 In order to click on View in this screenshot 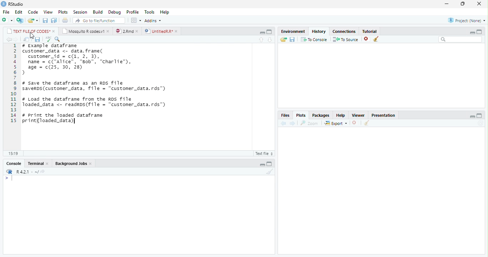, I will do `click(48, 12)`.